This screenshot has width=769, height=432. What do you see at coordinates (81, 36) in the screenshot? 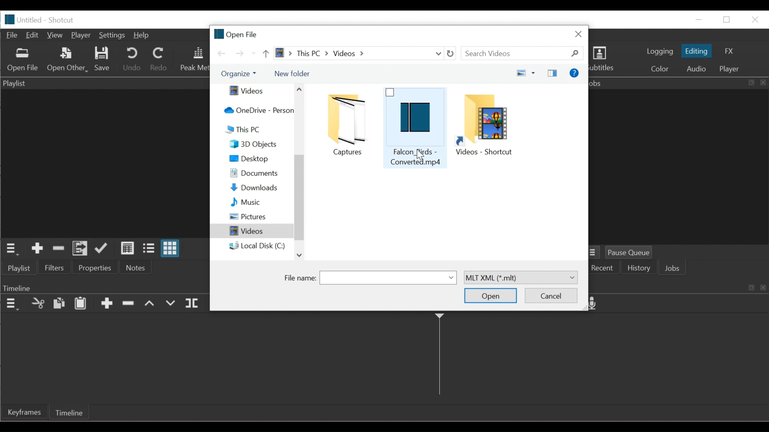
I see `Player` at bounding box center [81, 36].